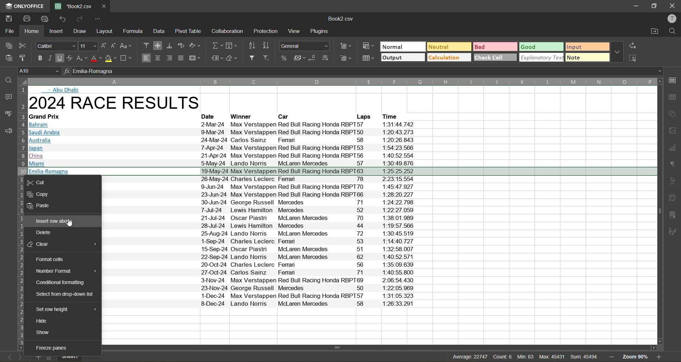  What do you see at coordinates (300, 59) in the screenshot?
I see `accounting` at bounding box center [300, 59].